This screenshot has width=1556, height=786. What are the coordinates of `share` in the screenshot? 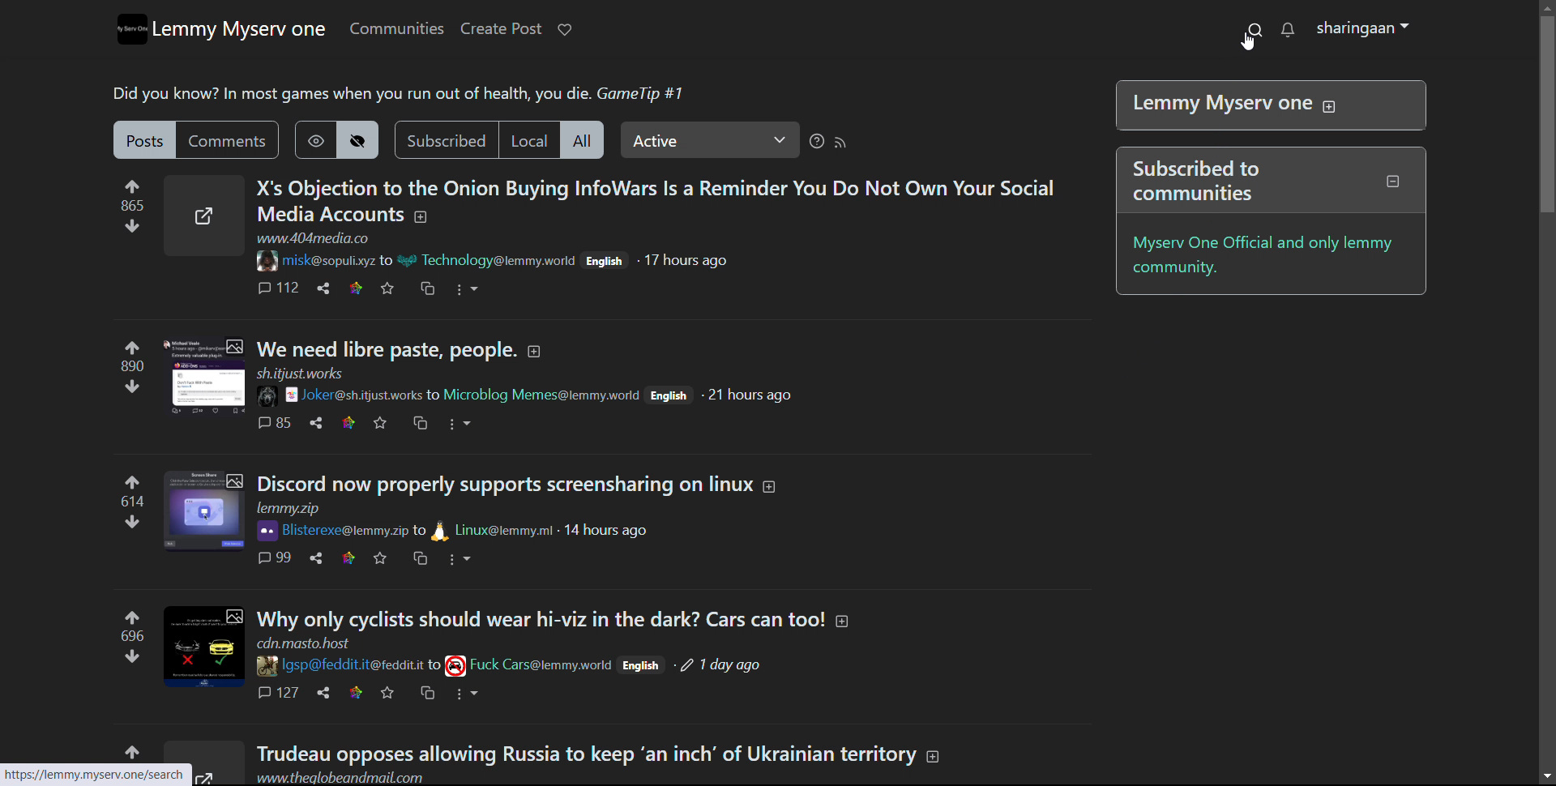 It's located at (314, 557).